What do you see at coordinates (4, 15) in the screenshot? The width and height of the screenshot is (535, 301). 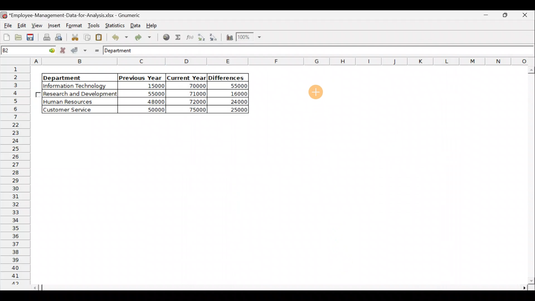 I see `Gnumeric logo` at bounding box center [4, 15].